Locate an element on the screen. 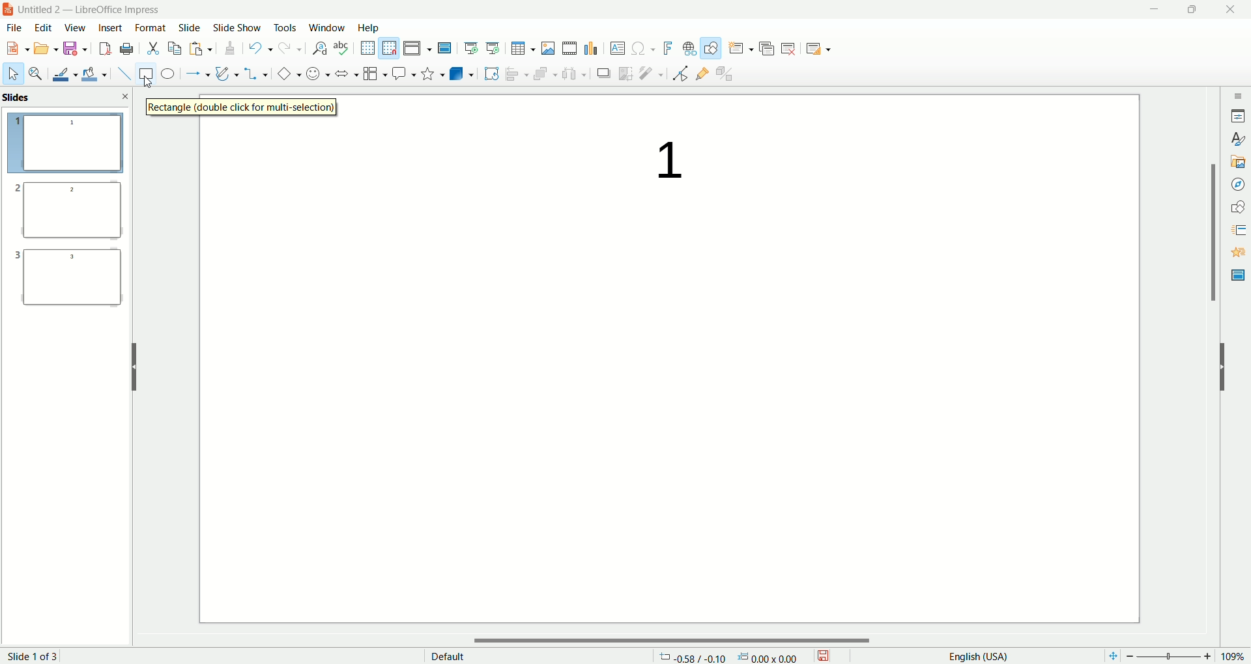  print is located at coordinates (126, 48).